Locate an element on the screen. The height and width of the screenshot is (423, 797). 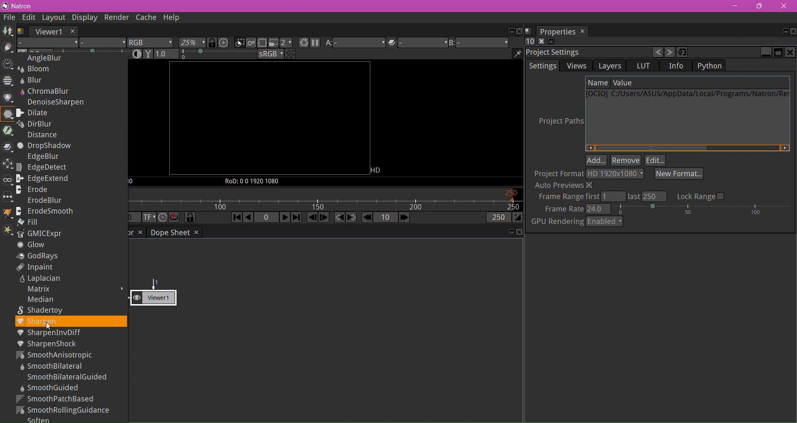
Previous Keyframe is located at coordinates (339, 218).